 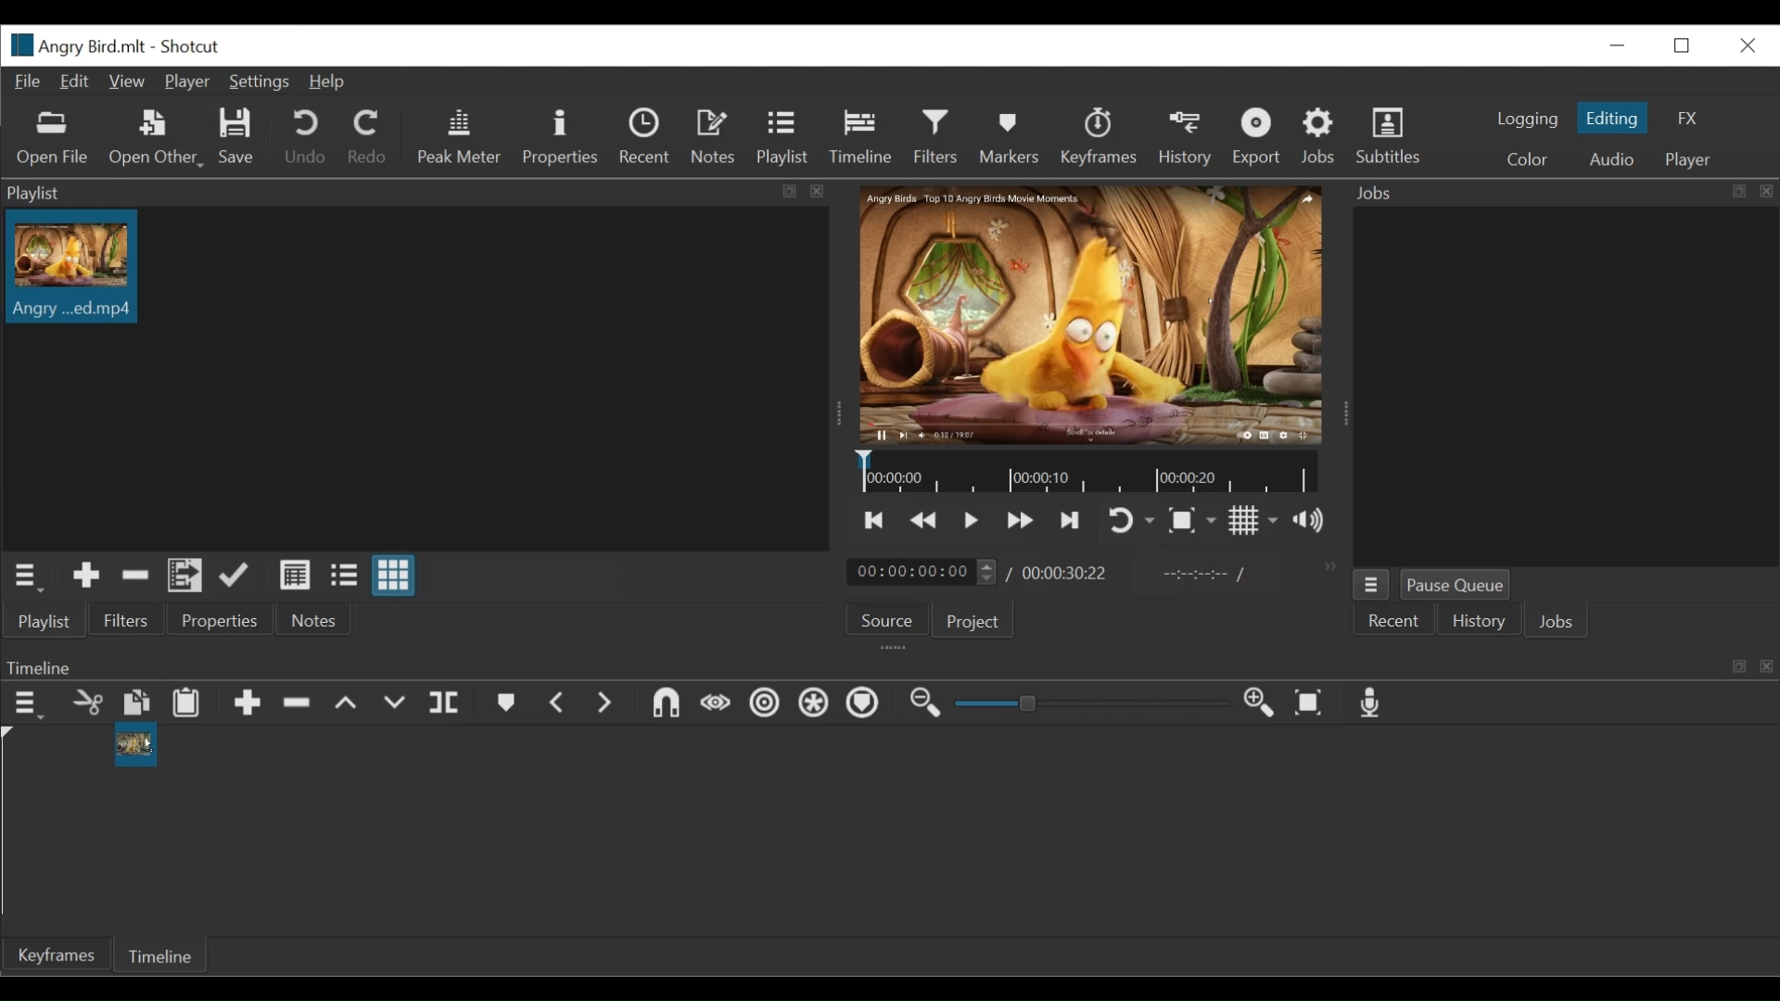 What do you see at coordinates (257, 82) in the screenshot?
I see `Settings` at bounding box center [257, 82].